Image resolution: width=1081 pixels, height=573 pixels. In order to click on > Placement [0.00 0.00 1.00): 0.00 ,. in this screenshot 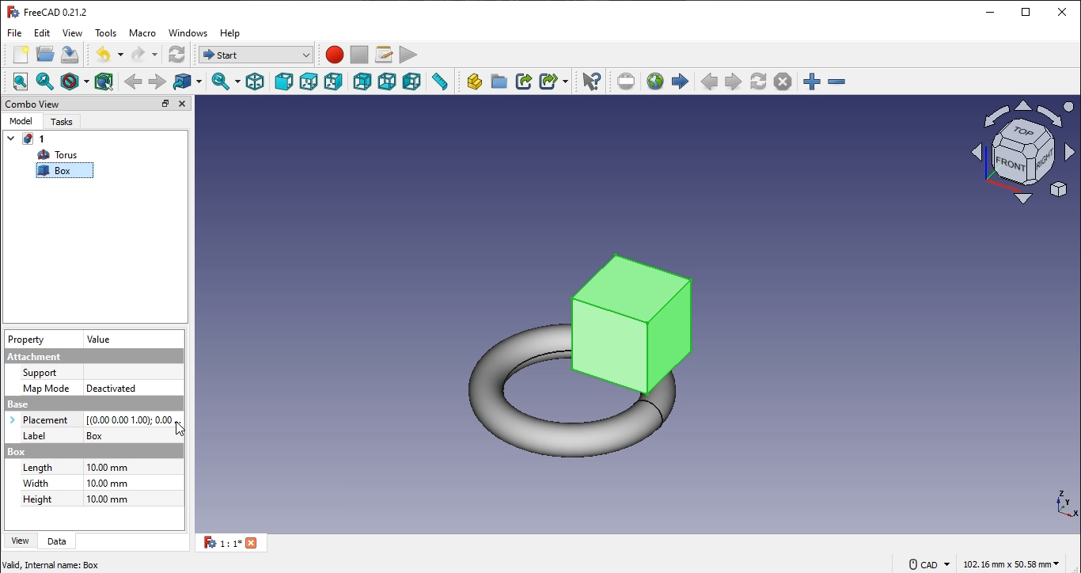, I will do `click(93, 419)`.